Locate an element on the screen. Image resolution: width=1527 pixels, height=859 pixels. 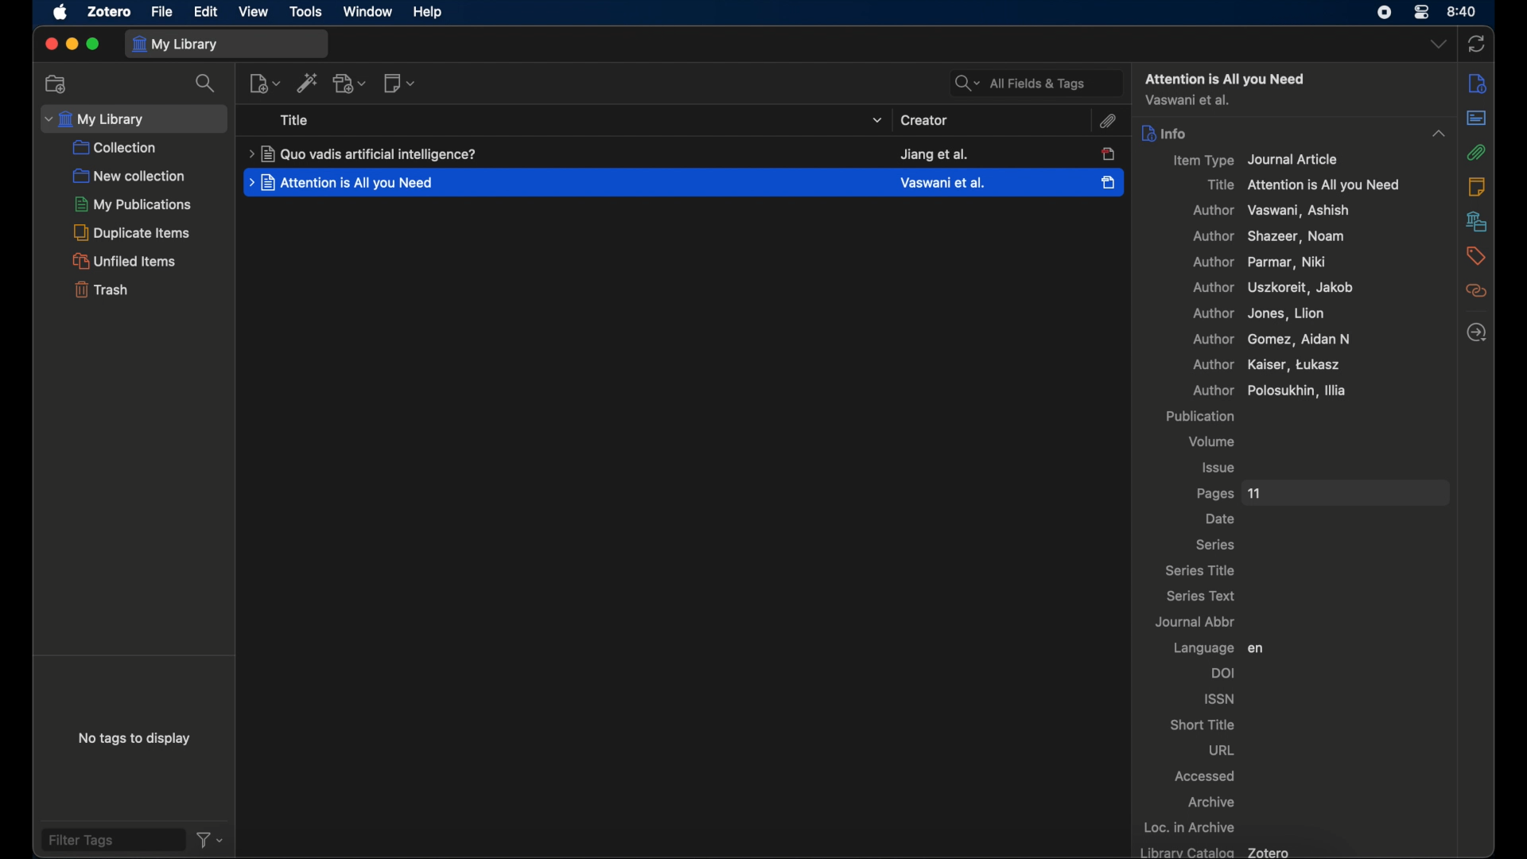
add attachment is located at coordinates (349, 84).